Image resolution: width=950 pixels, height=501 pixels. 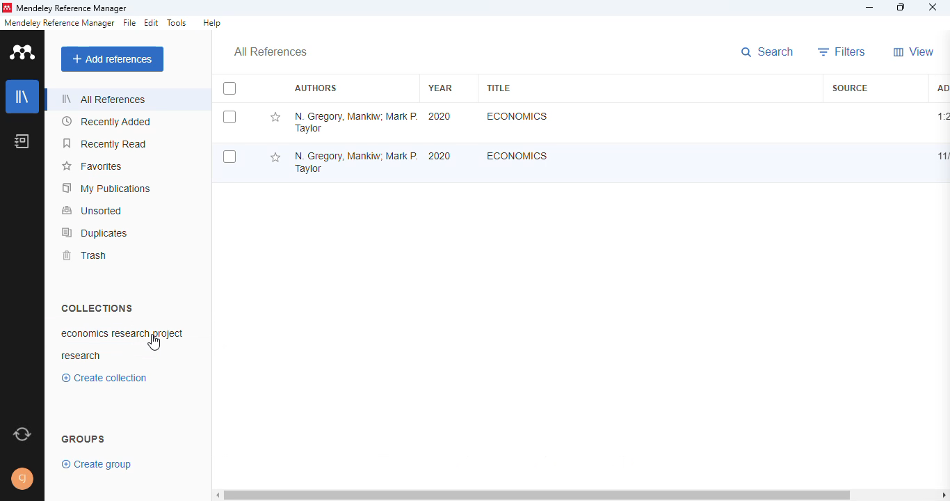 What do you see at coordinates (941, 157) in the screenshot?
I see `11/` at bounding box center [941, 157].